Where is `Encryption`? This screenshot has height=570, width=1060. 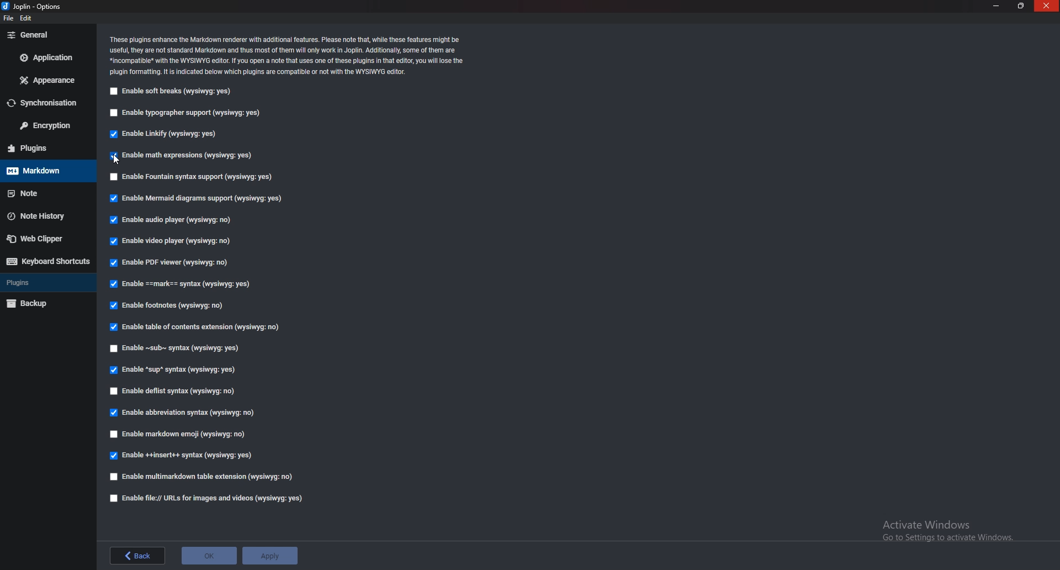
Encryption is located at coordinates (47, 125).